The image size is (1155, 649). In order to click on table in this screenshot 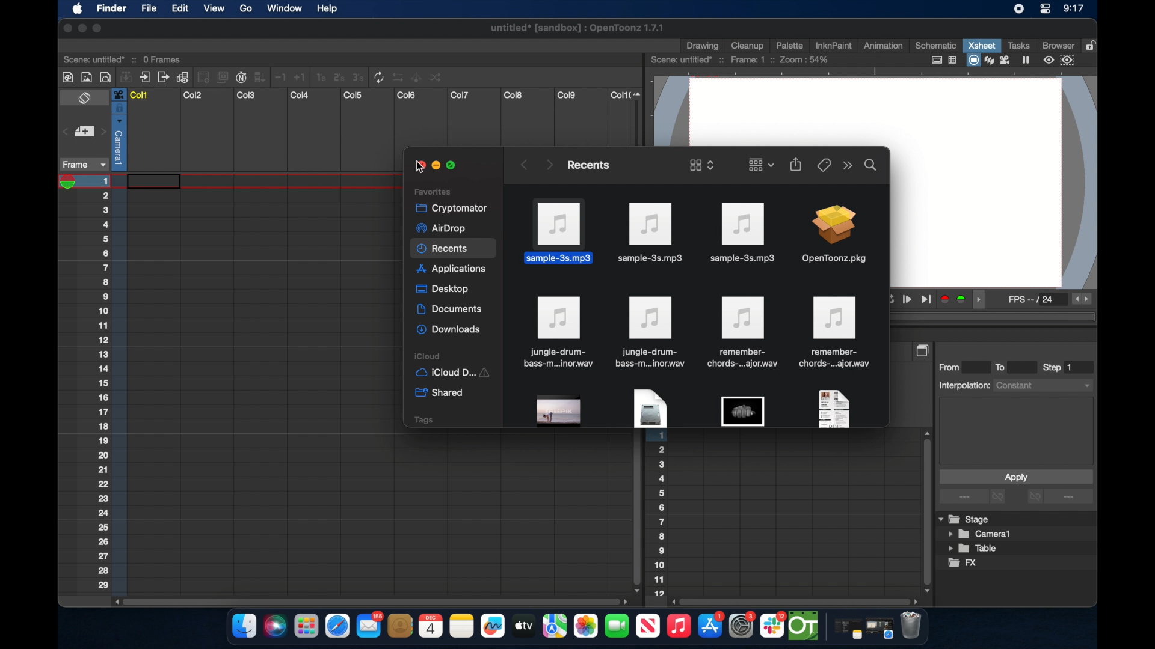, I will do `click(973, 549)`.